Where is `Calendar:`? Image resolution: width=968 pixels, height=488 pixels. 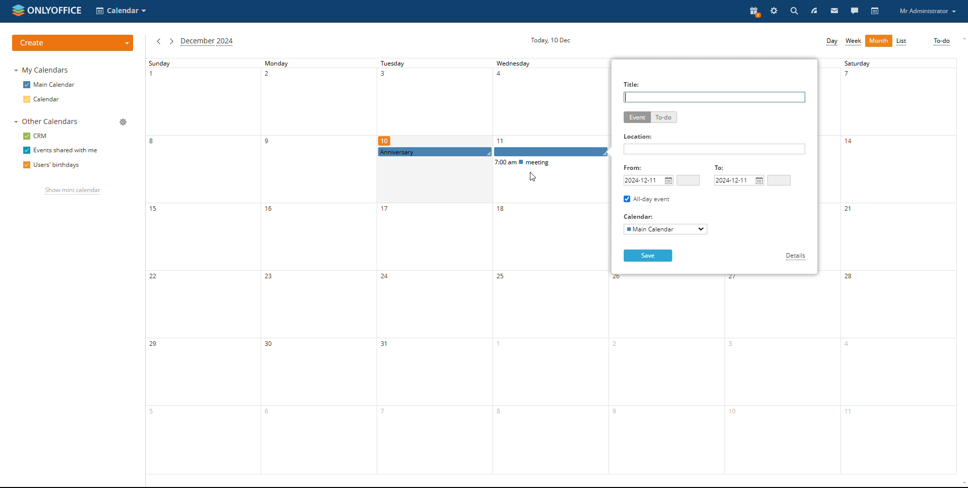
Calendar: is located at coordinates (640, 216).